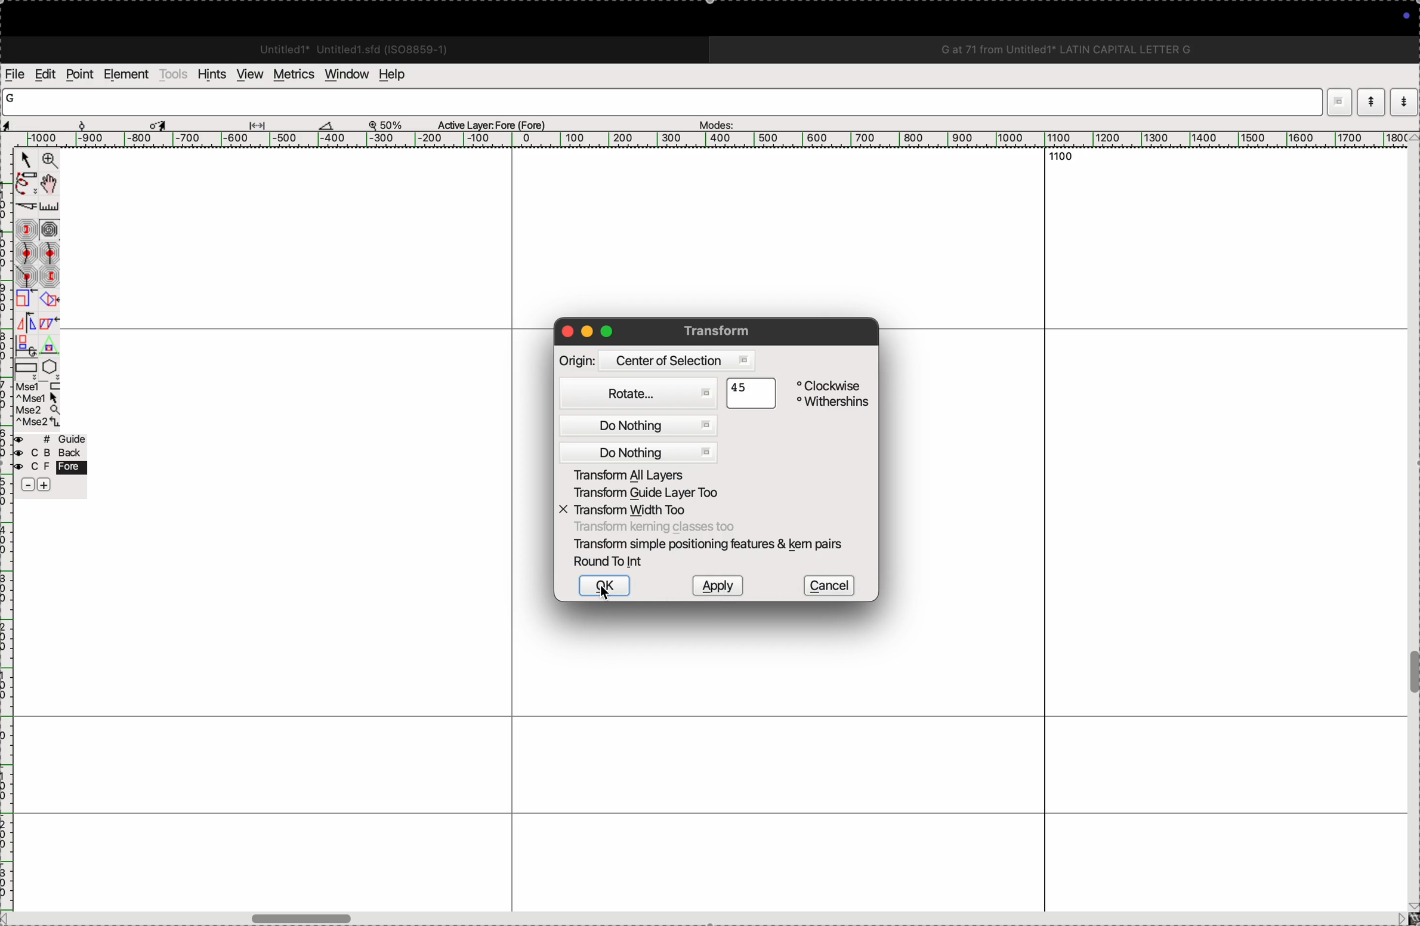 The image size is (1420, 926). What do you see at coordinates (664, 103) in the screenshot?
I see `word list input` at bounding box center [664, 103].